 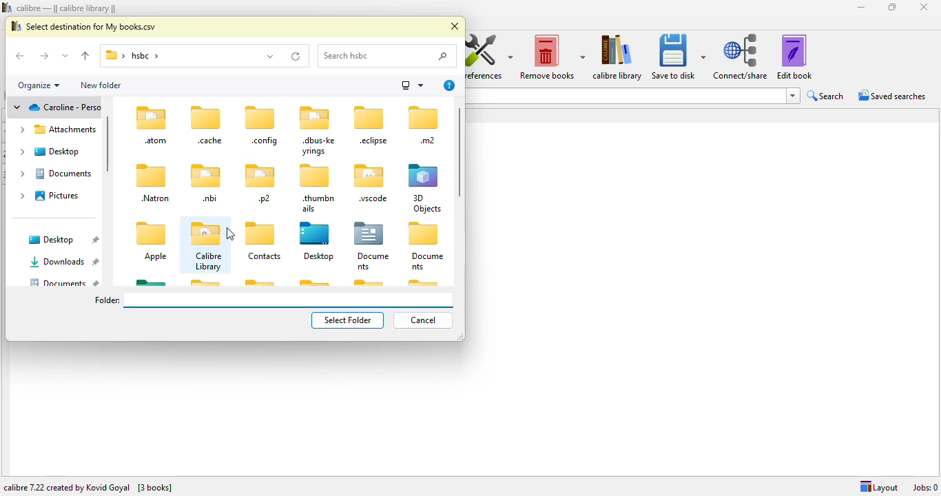 I want to click on vertical scroll bar, so click(x=107, y=144).